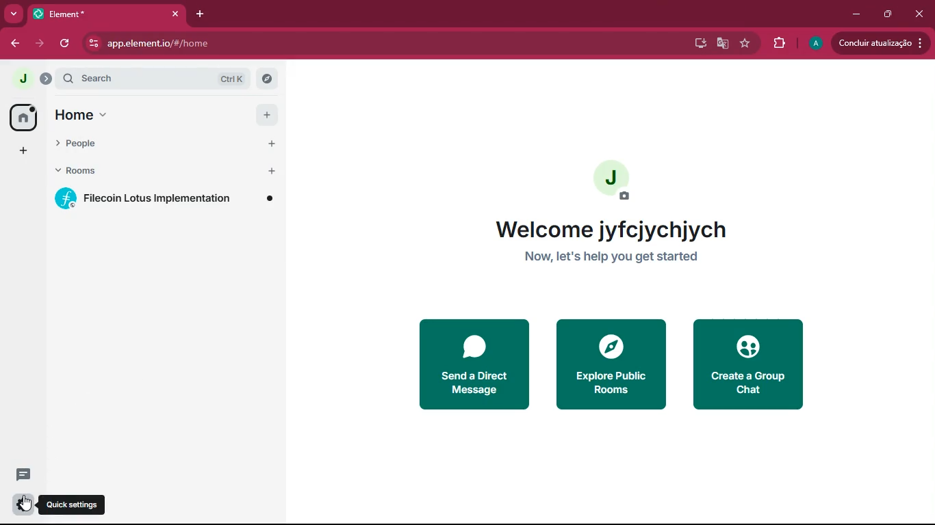 The width and height of the screenshot is (935, 525). What do you see at coordinates (22, 503) in the screenshot?
I see `settings` at bounding box center [22, 503].